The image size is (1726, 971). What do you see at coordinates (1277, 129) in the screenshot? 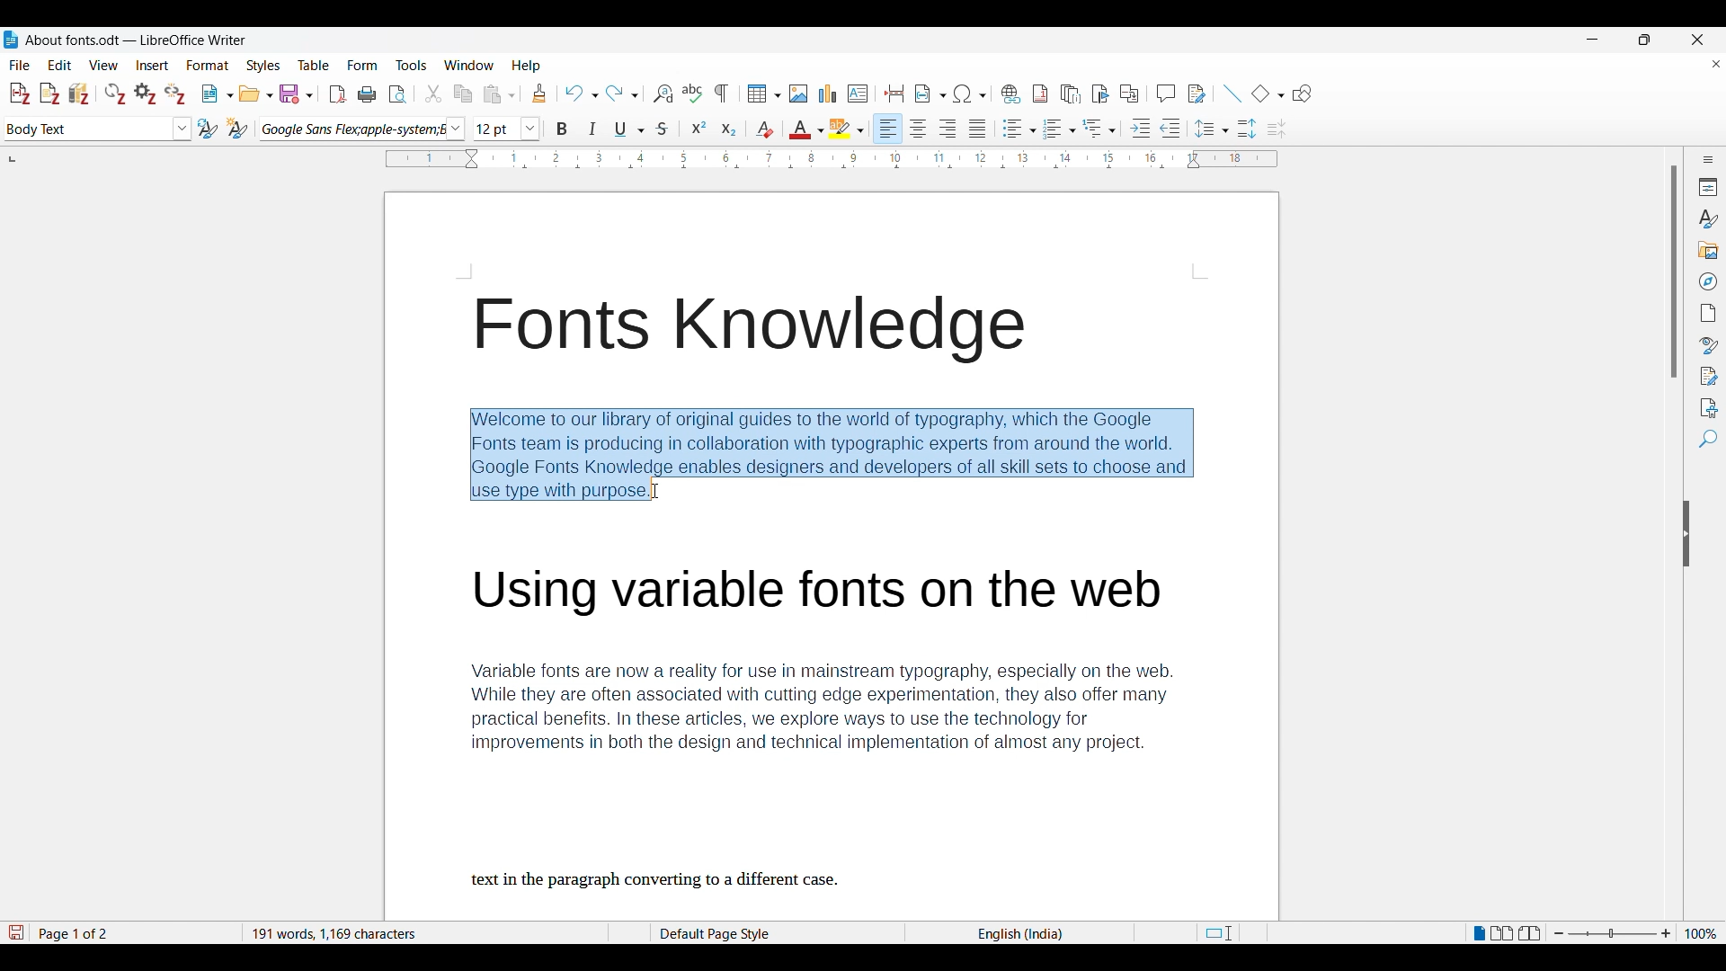
I see `Decrease paragraph spacing` at bounding box center [1277, 129].